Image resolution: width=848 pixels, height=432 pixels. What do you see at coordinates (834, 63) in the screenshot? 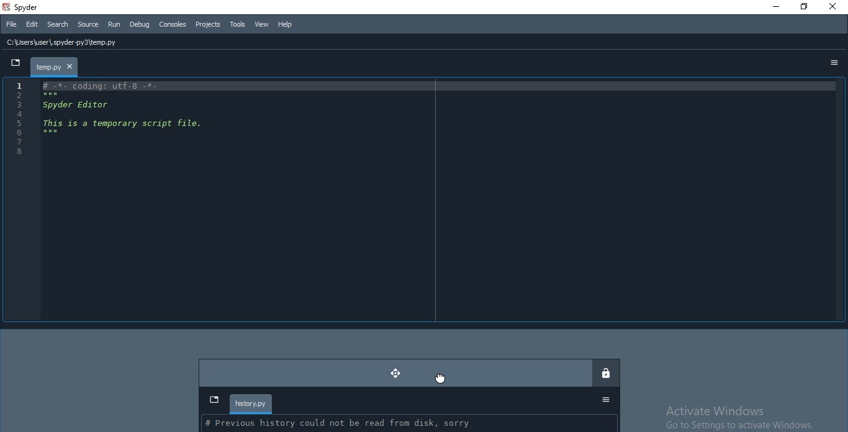
I see `options` at bounding box center [834, 63].